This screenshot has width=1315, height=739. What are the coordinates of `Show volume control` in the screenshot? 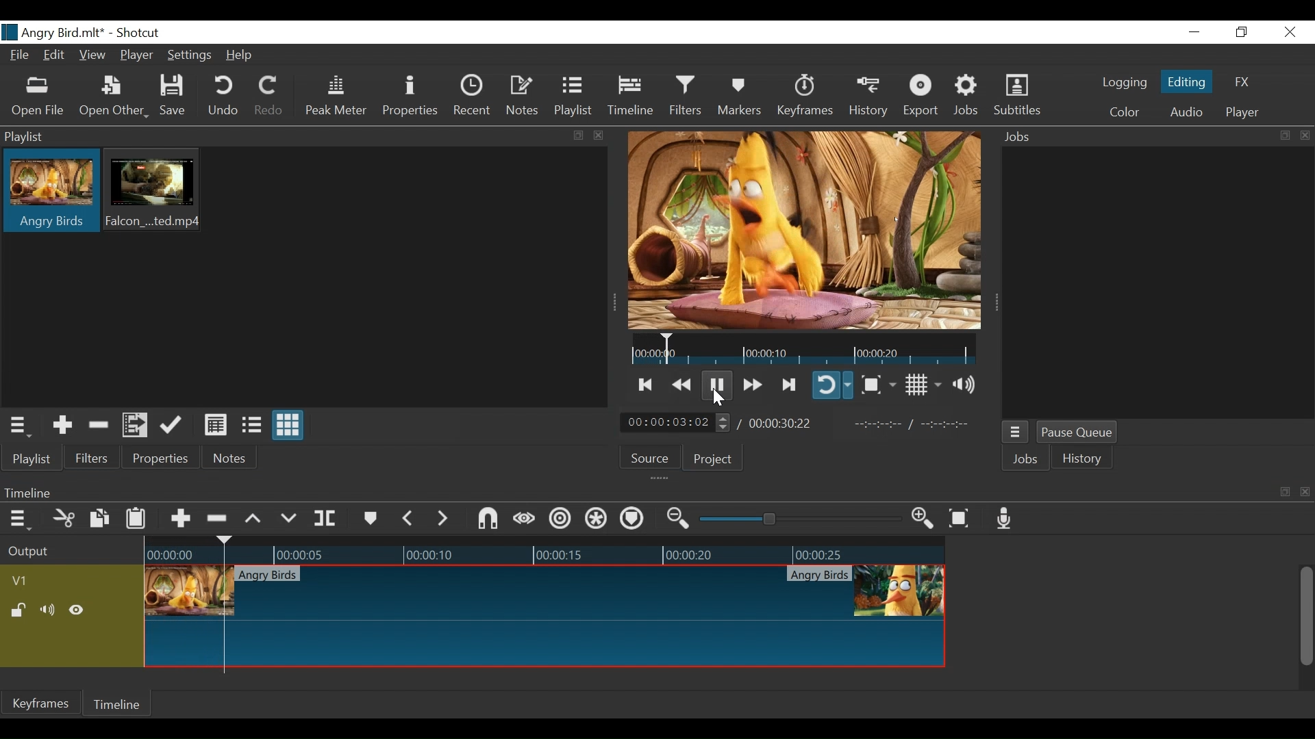 It's located at (966, 385).